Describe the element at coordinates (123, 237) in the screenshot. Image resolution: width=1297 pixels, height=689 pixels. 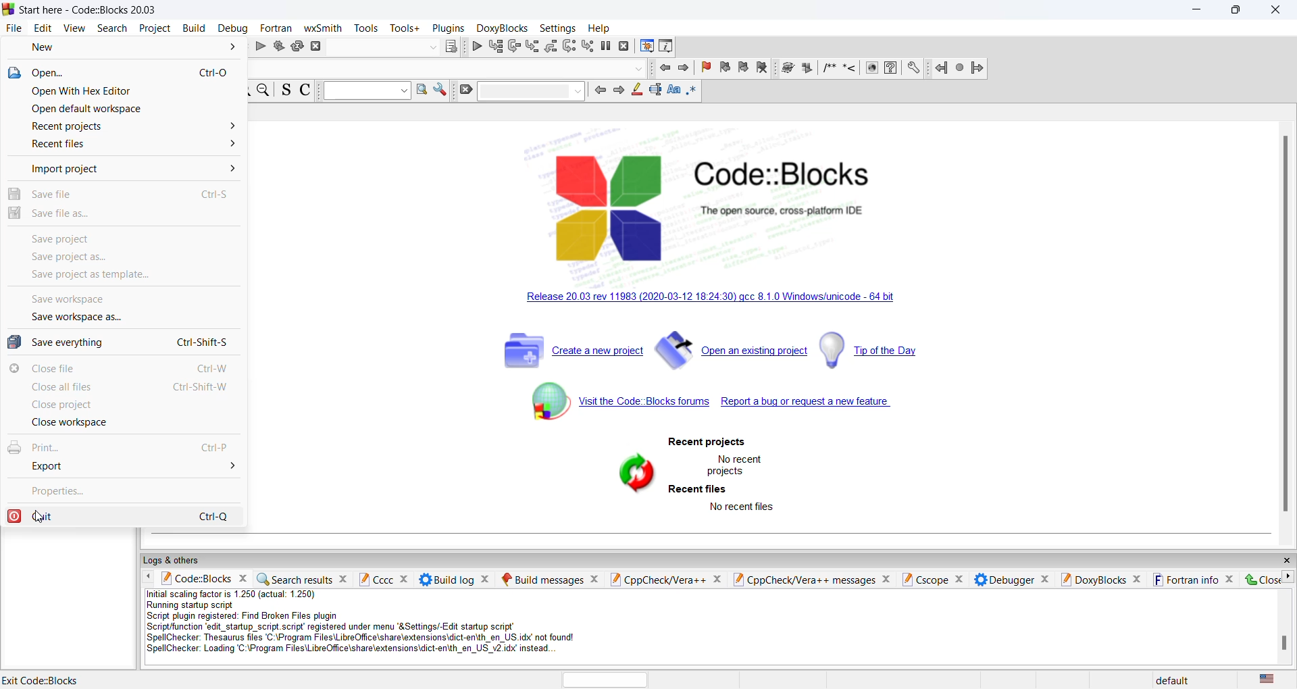
I see `save project` at that location.